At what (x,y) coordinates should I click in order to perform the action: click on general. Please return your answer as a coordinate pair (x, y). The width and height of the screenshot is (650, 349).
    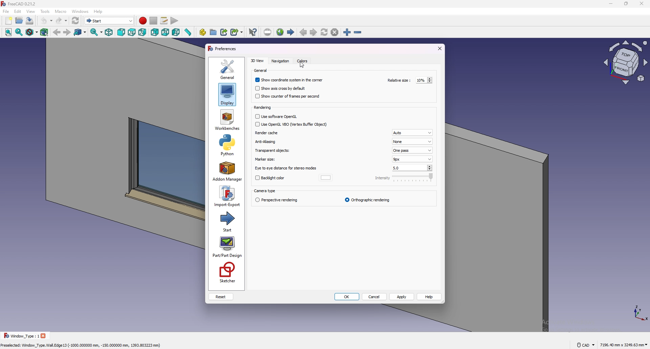
    Looking at the image, I should click on (261, 70).